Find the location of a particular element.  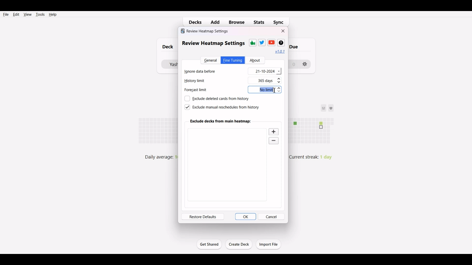

Twitter is located at coordinates (262, 42).